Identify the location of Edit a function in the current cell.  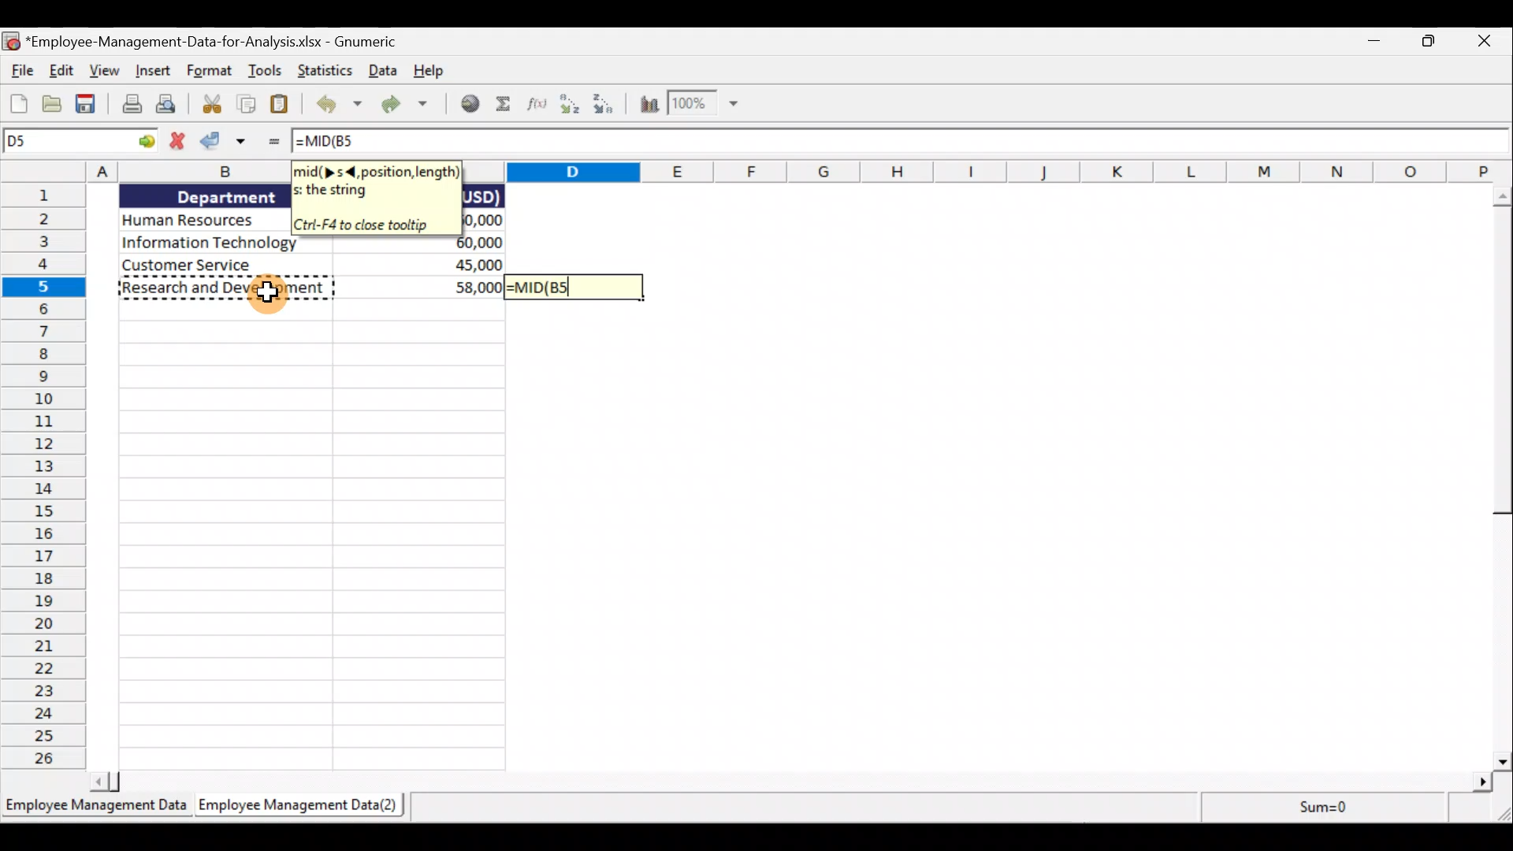
(537, 106).